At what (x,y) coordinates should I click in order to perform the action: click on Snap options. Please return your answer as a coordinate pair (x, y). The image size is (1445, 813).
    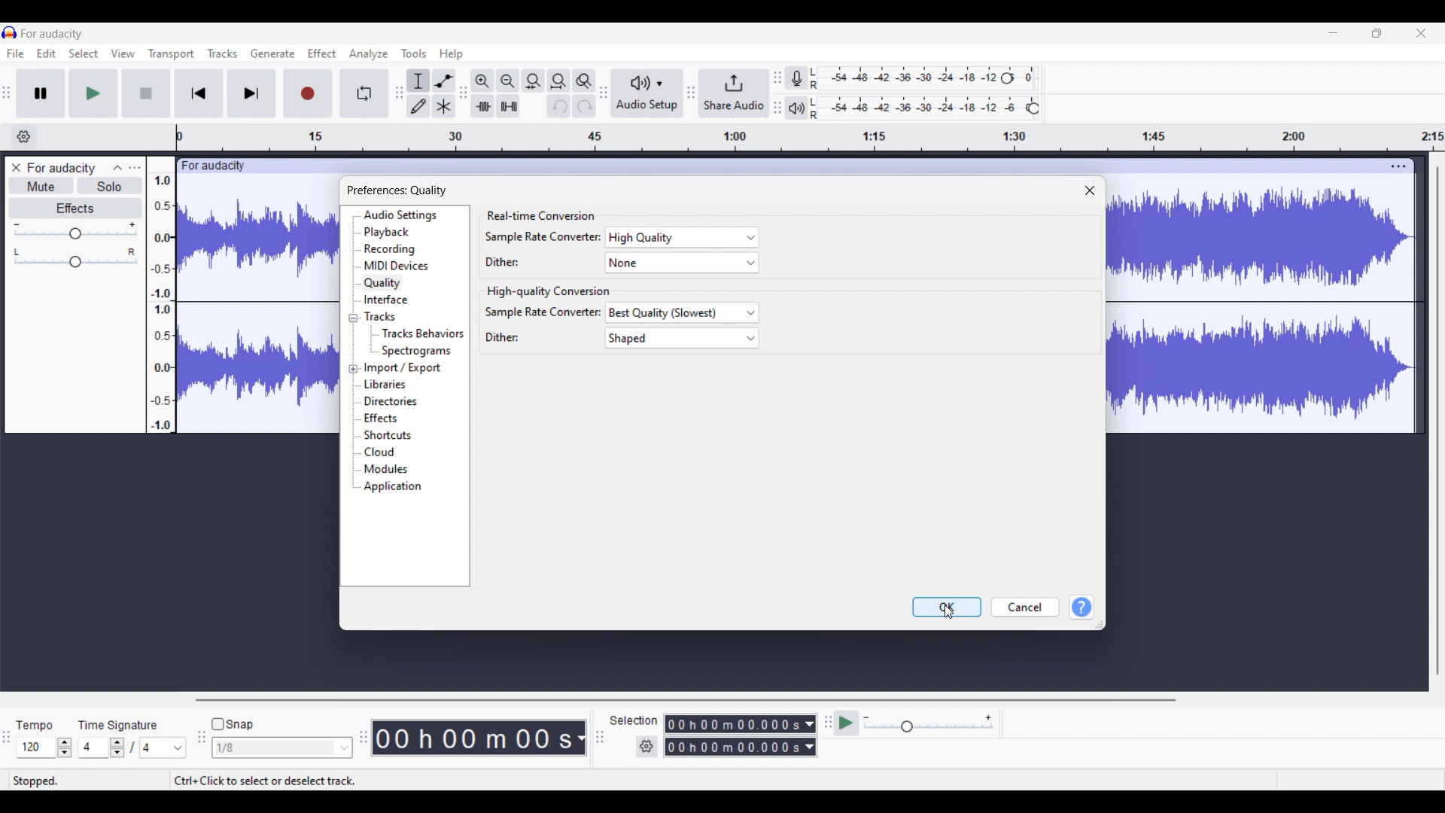
    Looking at the image, I should click on (283, 748).